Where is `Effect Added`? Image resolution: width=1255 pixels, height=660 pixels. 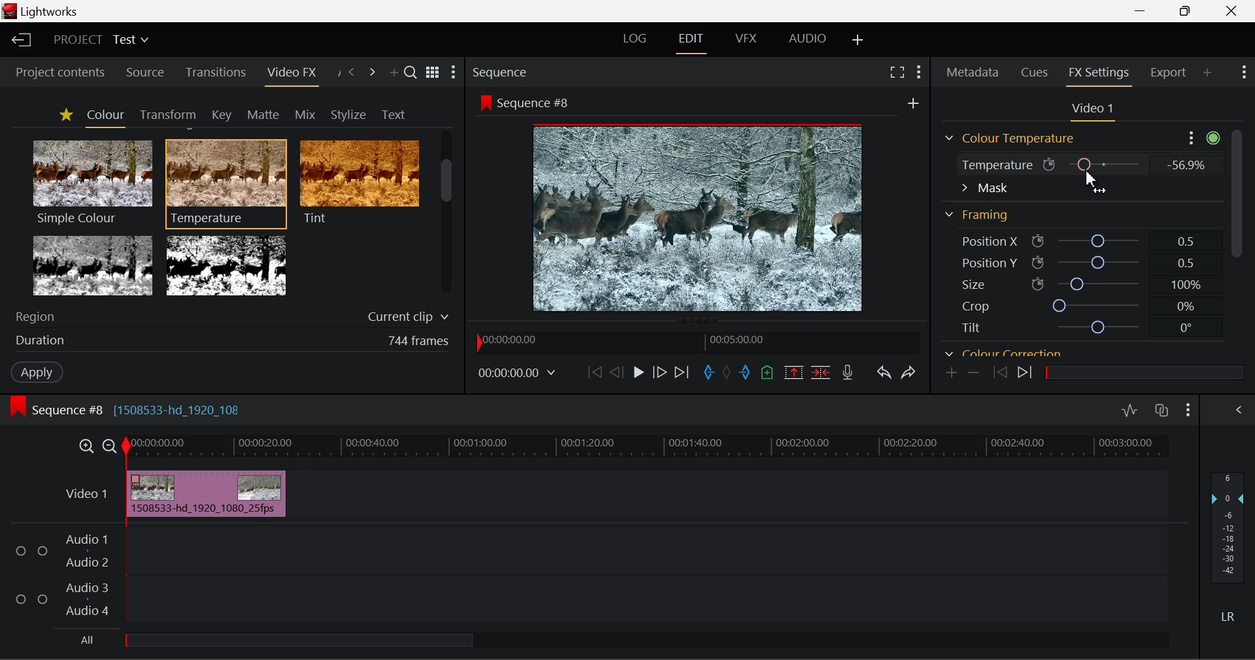 Effect Added is located at coordinates (207, 493).